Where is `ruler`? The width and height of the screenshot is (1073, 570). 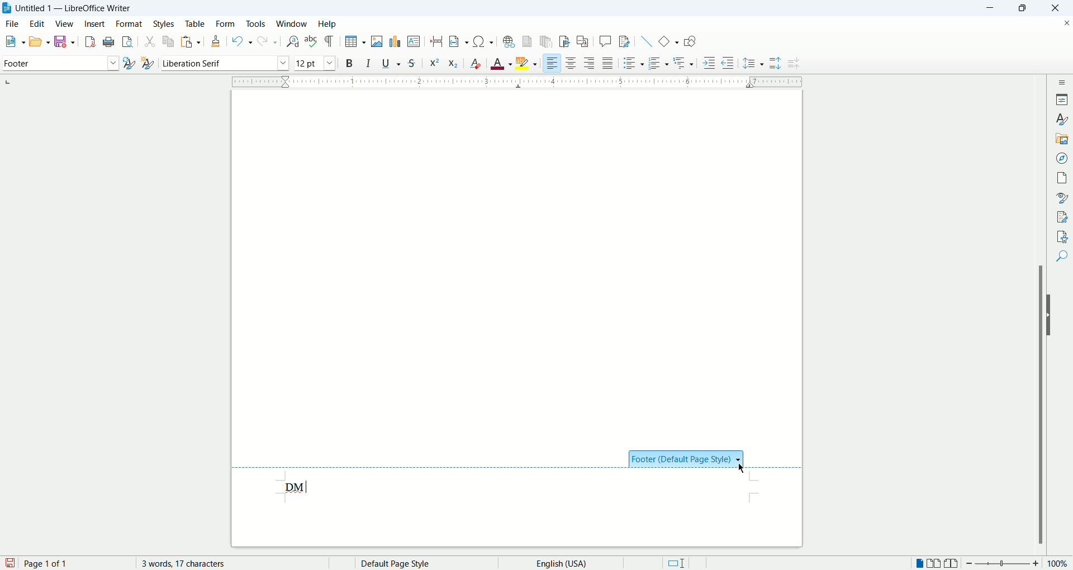
ruler is located at coordinates (517, 80).